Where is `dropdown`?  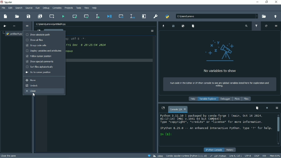 dropdown is located at coordinates (256, 16).